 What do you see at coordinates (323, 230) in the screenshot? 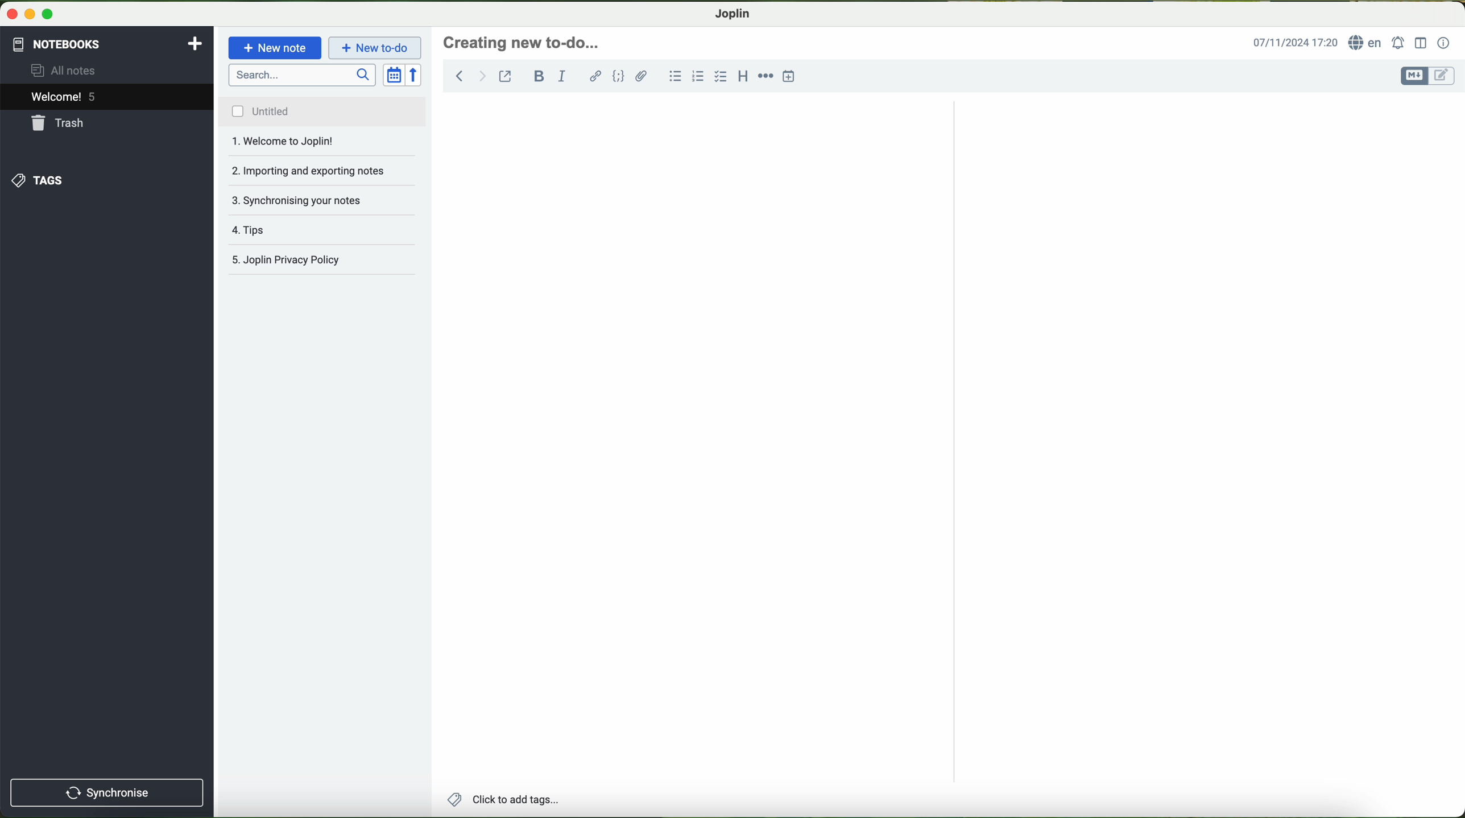
I see `Joplin privacy policy` at bounding box center [323, 230].